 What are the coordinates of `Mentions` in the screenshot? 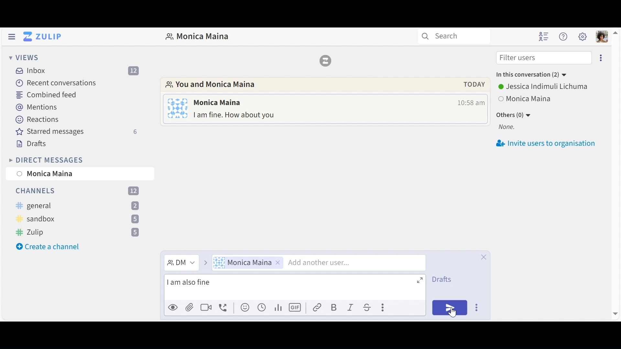 It's located at (37, 107).